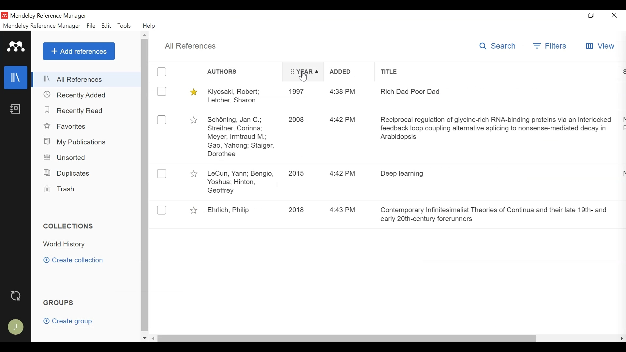 The height and width of the screenshot is (352, 626). What do you see at coordinates (69, 321) in the screenshot?
I see `Create Group` at bounding box center [69, 321].